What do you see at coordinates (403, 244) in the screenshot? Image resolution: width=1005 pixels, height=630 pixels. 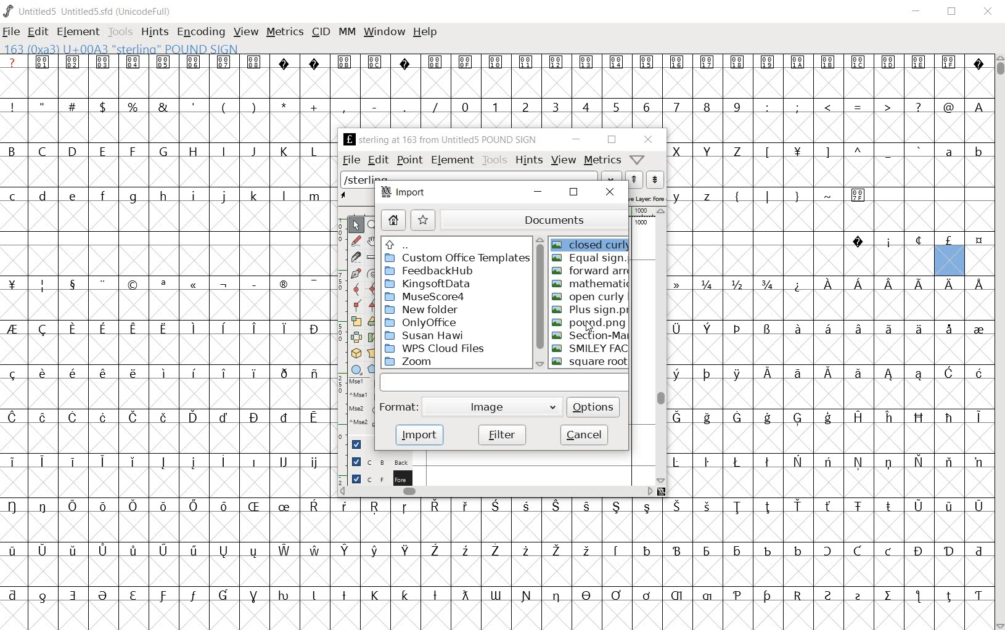 I see `` at bounding box center [403, 244].